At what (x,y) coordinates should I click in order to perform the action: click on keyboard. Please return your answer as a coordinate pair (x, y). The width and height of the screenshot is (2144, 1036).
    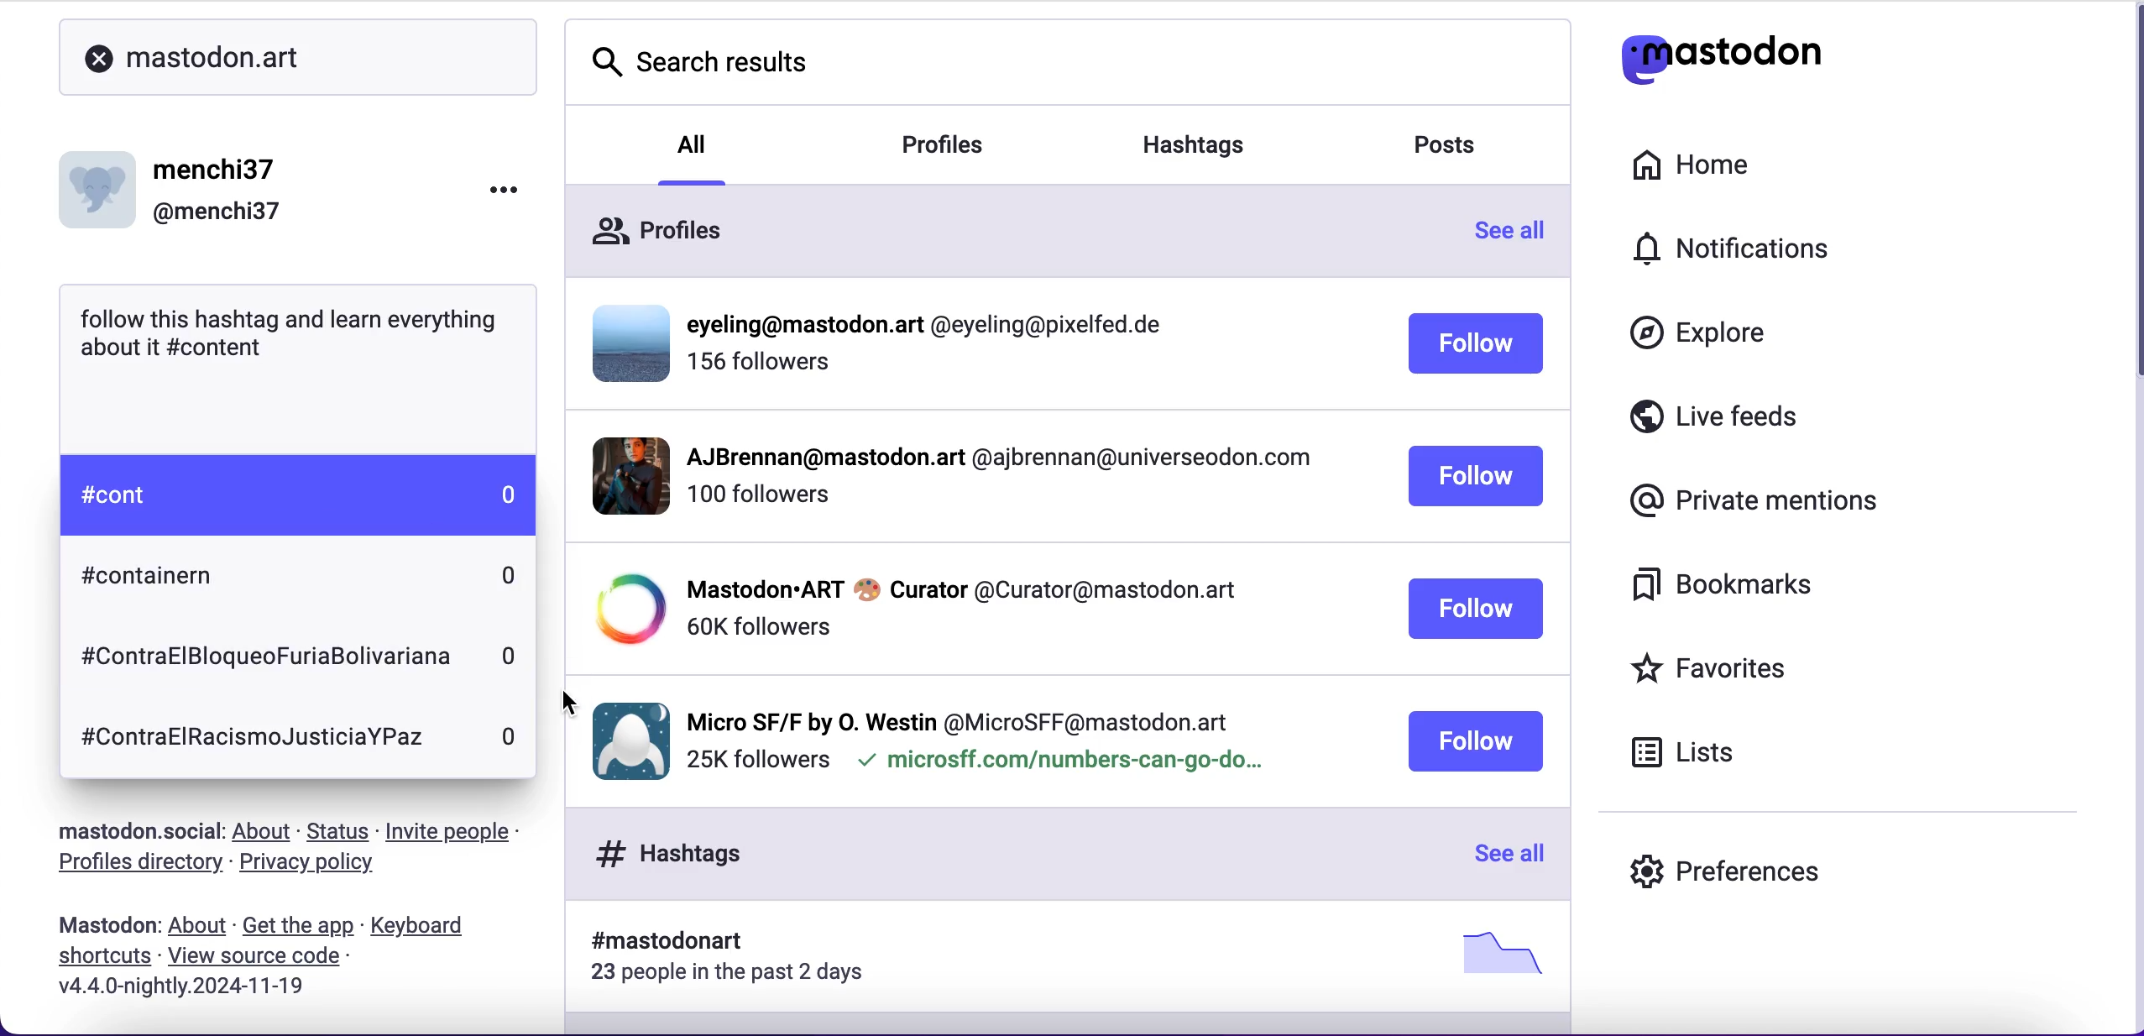
    Looking at the image, I should click on (423, 927).